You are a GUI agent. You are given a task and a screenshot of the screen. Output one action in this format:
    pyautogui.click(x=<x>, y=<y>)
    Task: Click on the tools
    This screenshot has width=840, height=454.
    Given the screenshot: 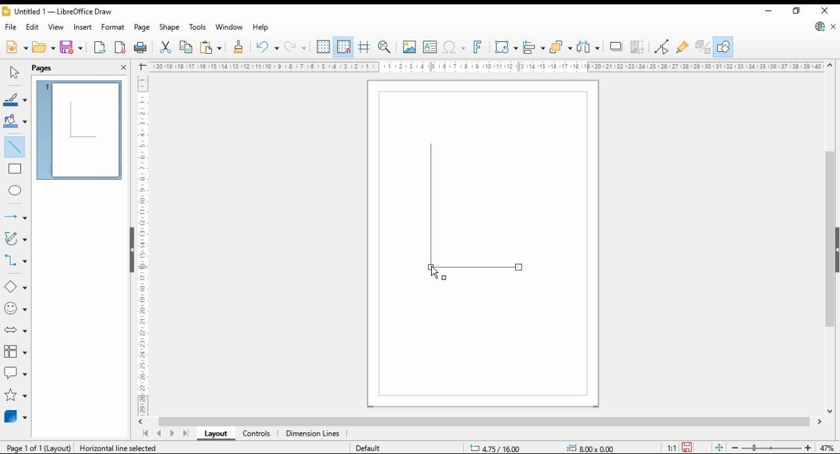 What is the action you would take?
    pyautogui.click(x=198, y=28)
    